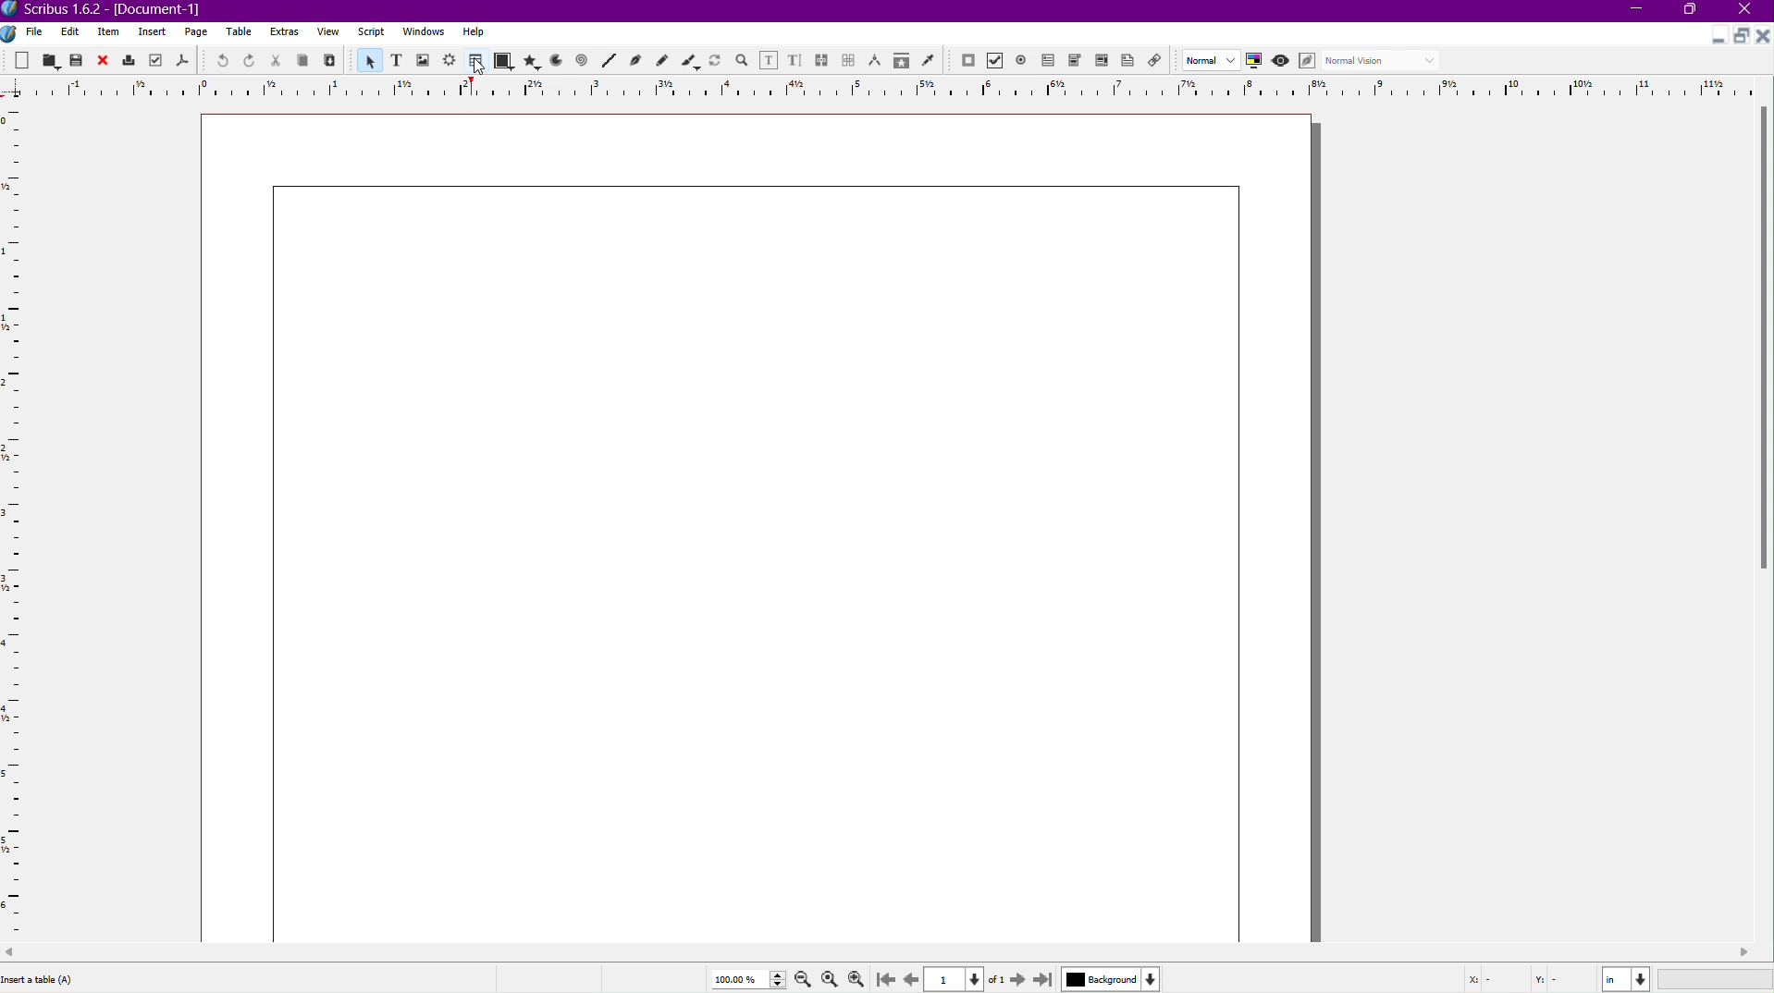 This screenshot has height=993, width=1774. What do you see at coordinates (217, 60) in the screenshot?
I see `Undo` at bounding box center [217, 60].